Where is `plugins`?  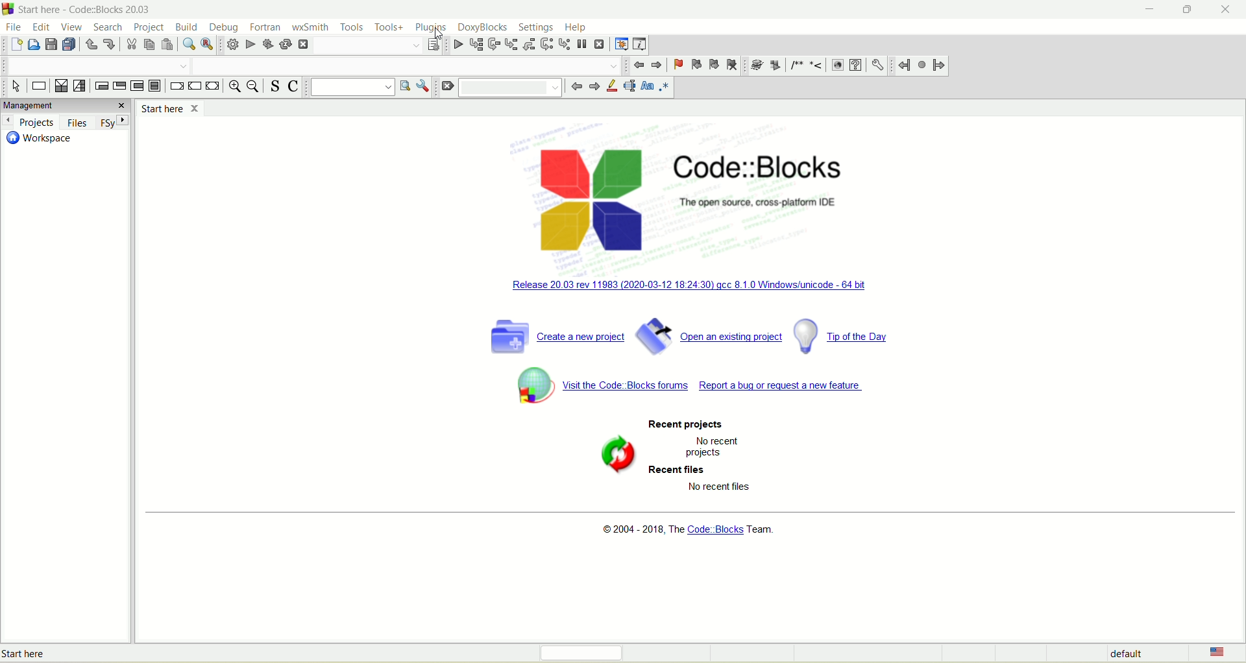 plugins is located at coordinates (433, 27).